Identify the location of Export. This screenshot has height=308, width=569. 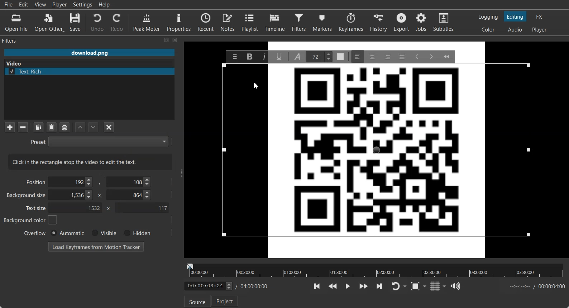
(402, 22).